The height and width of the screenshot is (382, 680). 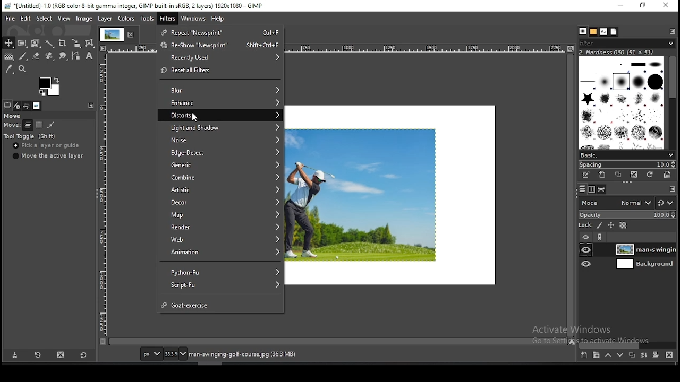 I want to click on combine, so click(x=219, y=177).